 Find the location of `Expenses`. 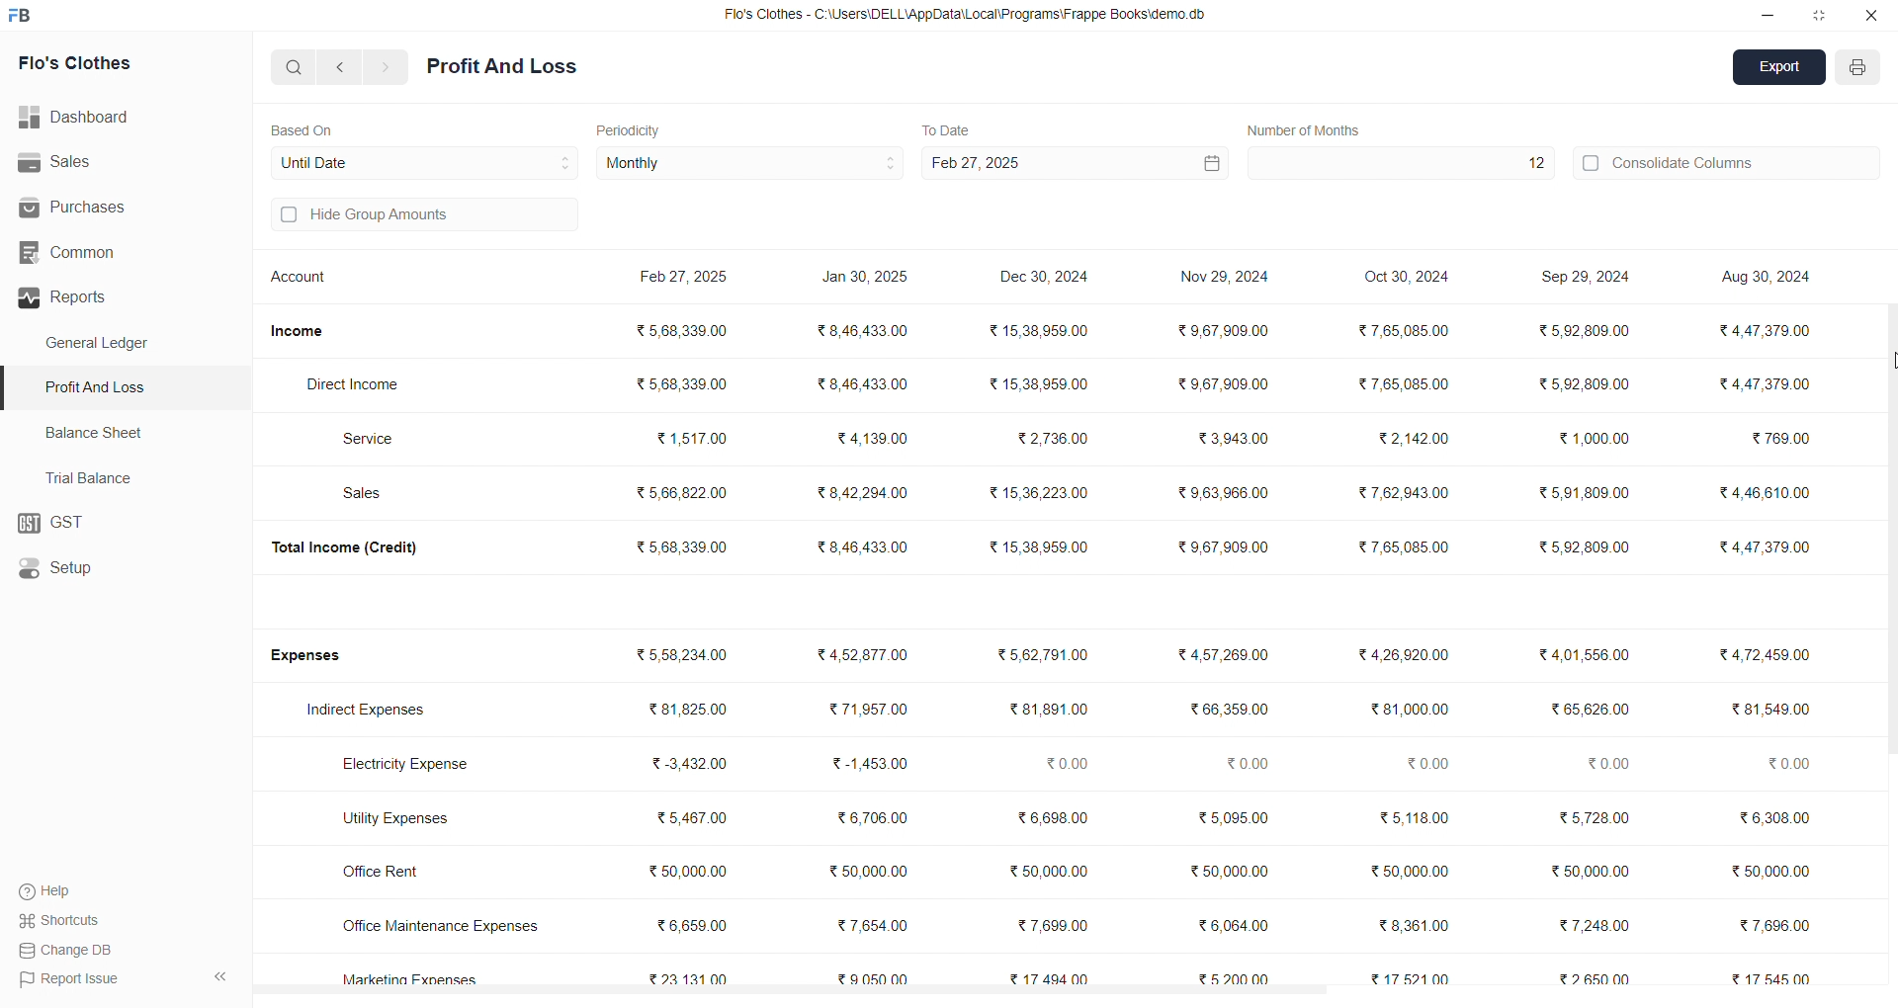

Expenses is located at coordinates (318, 656).